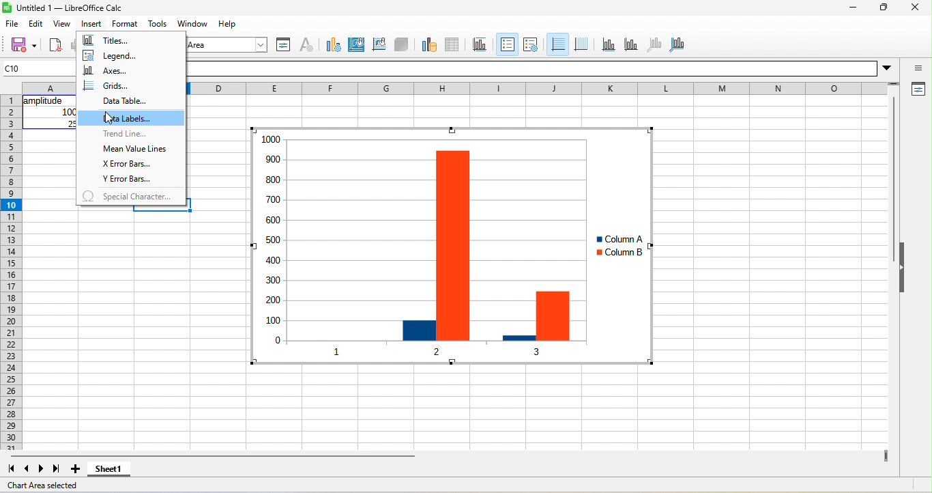 The height and width of the screenshot is (493, 932). What do you see at coordinates (158, 24) in the screenshot?
I see `tools` at bounding box center [158, 24].